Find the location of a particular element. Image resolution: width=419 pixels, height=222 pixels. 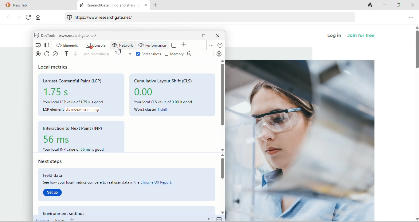

unload is located at coordinates (77, 54).